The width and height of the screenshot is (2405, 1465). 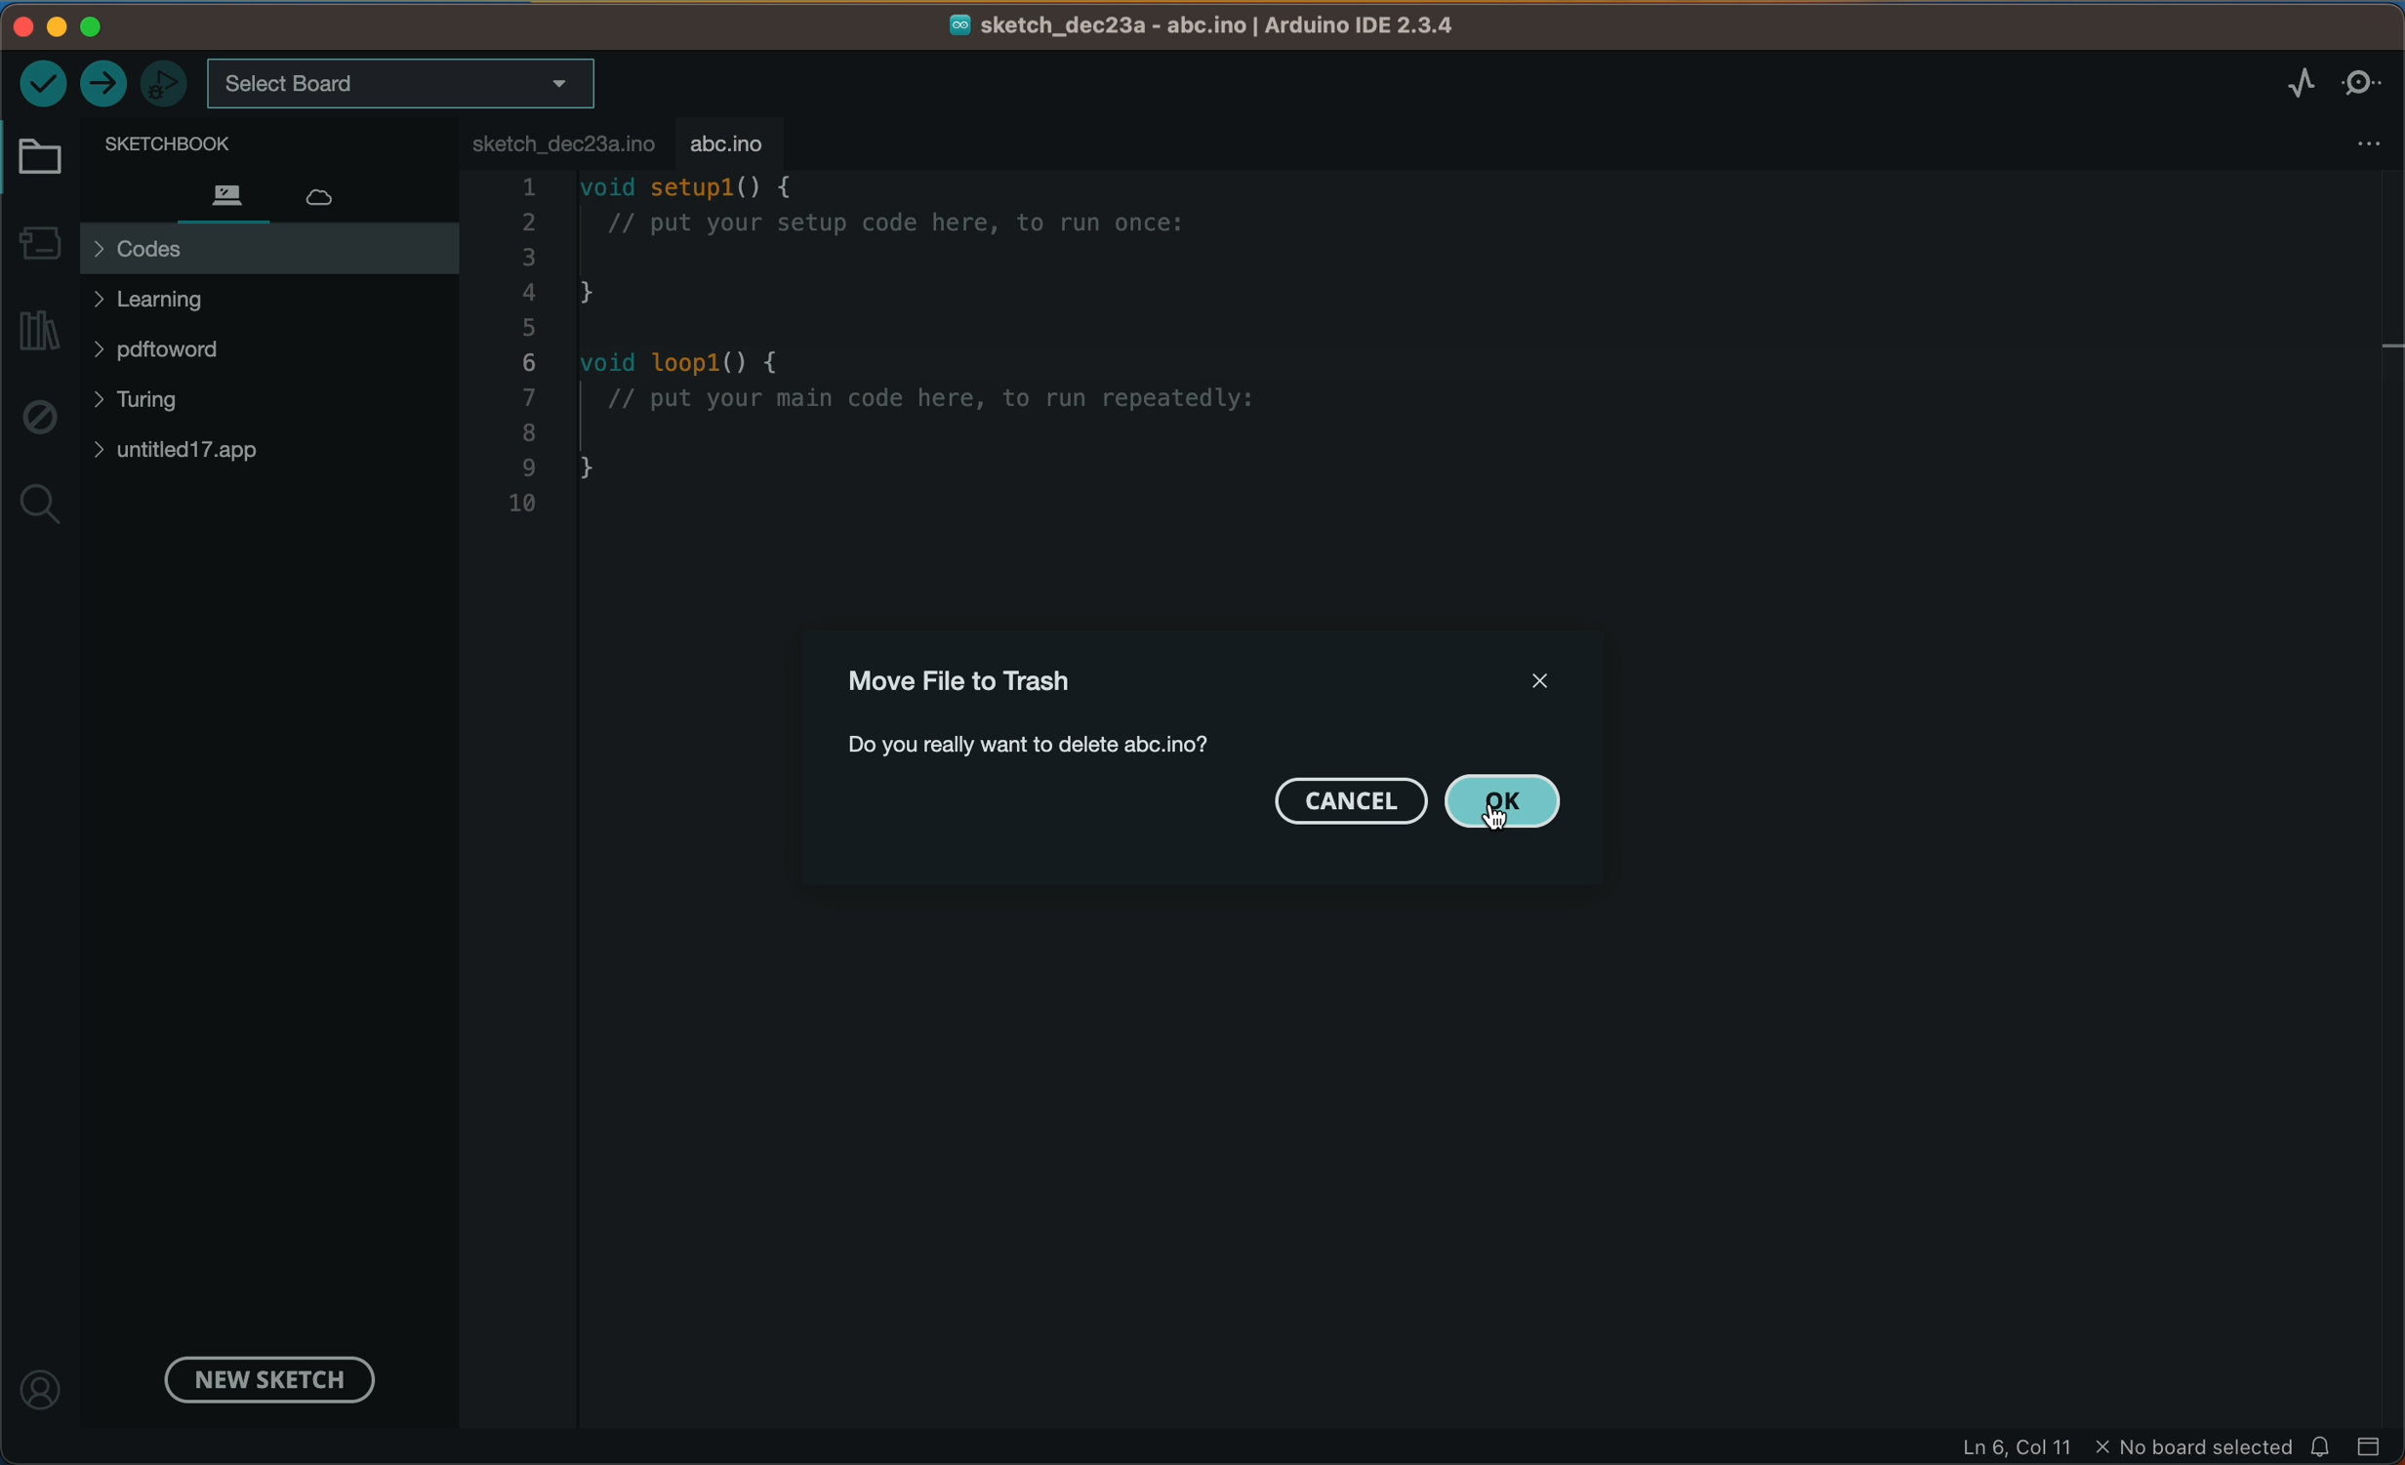 What do you see at coordinates (40, 242) in the screenshot?
I see `board manager` at bounding box center [40, 242].